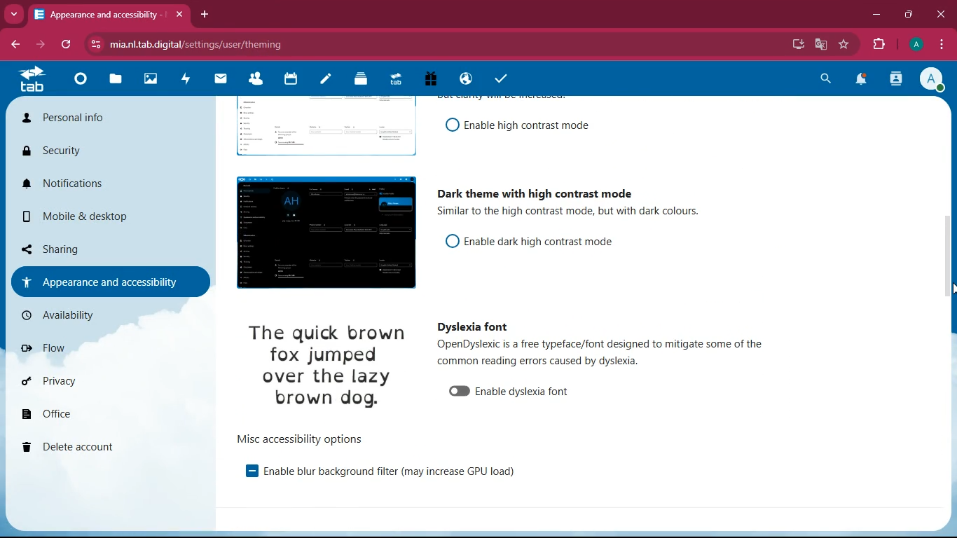 This screenshot has width=957, height=538. I want to click on security, so click(95, 151).